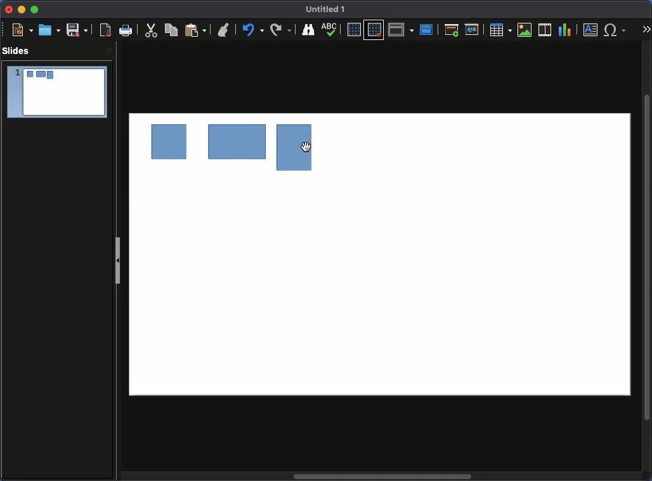  Describe the element at coordinates (451, 31) in the screenshot. I see `Start from first slide` at that location.